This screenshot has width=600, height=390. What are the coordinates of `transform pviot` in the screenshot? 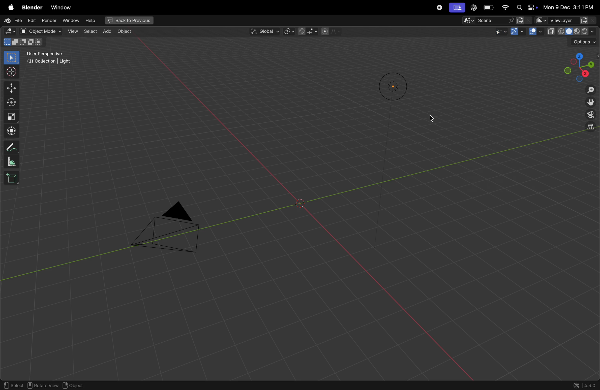 It's located at (289, 31).